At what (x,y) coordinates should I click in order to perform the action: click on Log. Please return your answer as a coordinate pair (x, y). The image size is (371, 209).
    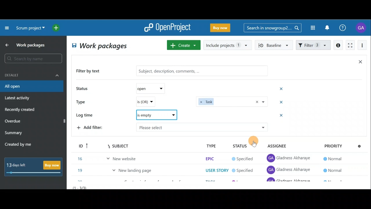
    Looking at the image, I should click on (156, 114).